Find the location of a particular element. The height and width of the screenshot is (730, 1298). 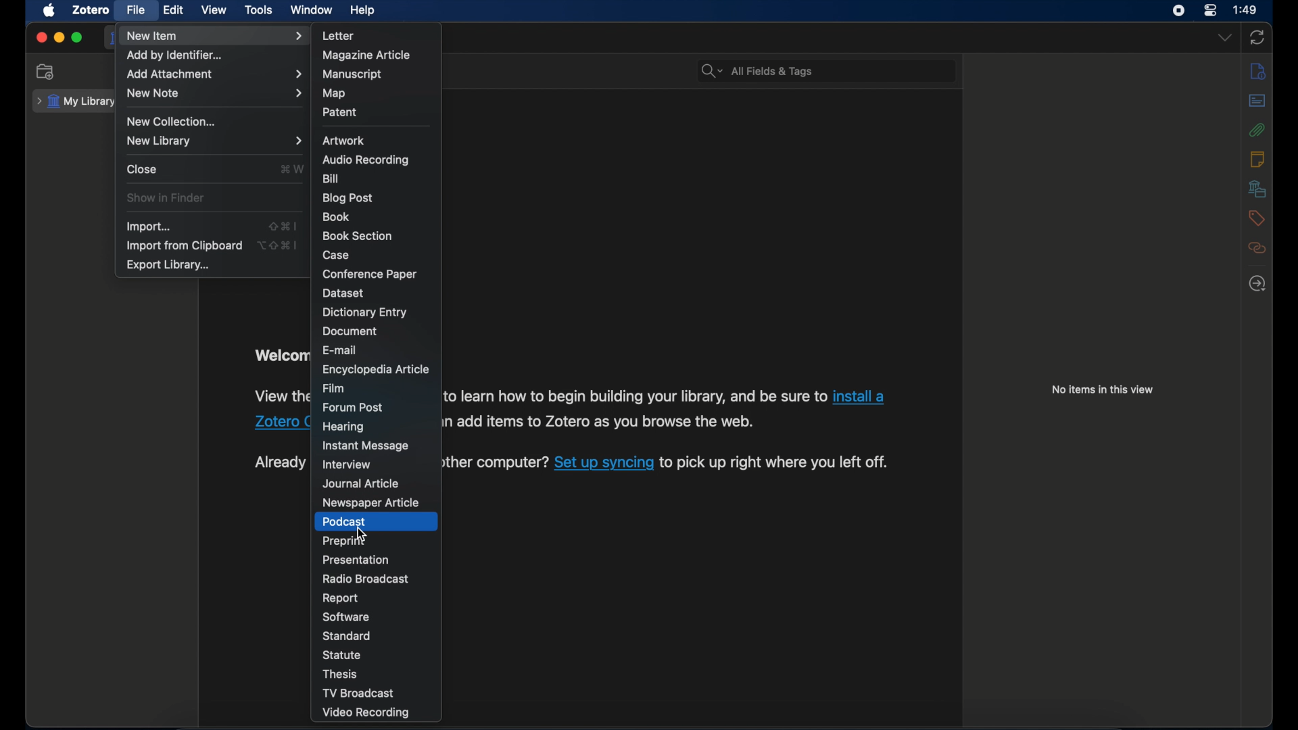

manuscript is located at coordinates (353, 75).